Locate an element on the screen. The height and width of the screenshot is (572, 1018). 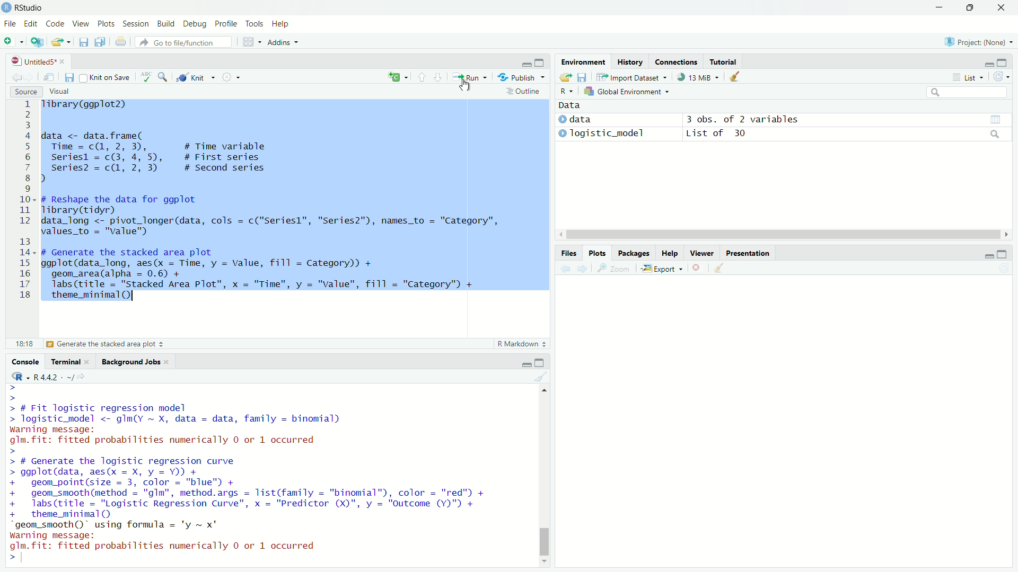
Edit is located at coordinates (31, 23).